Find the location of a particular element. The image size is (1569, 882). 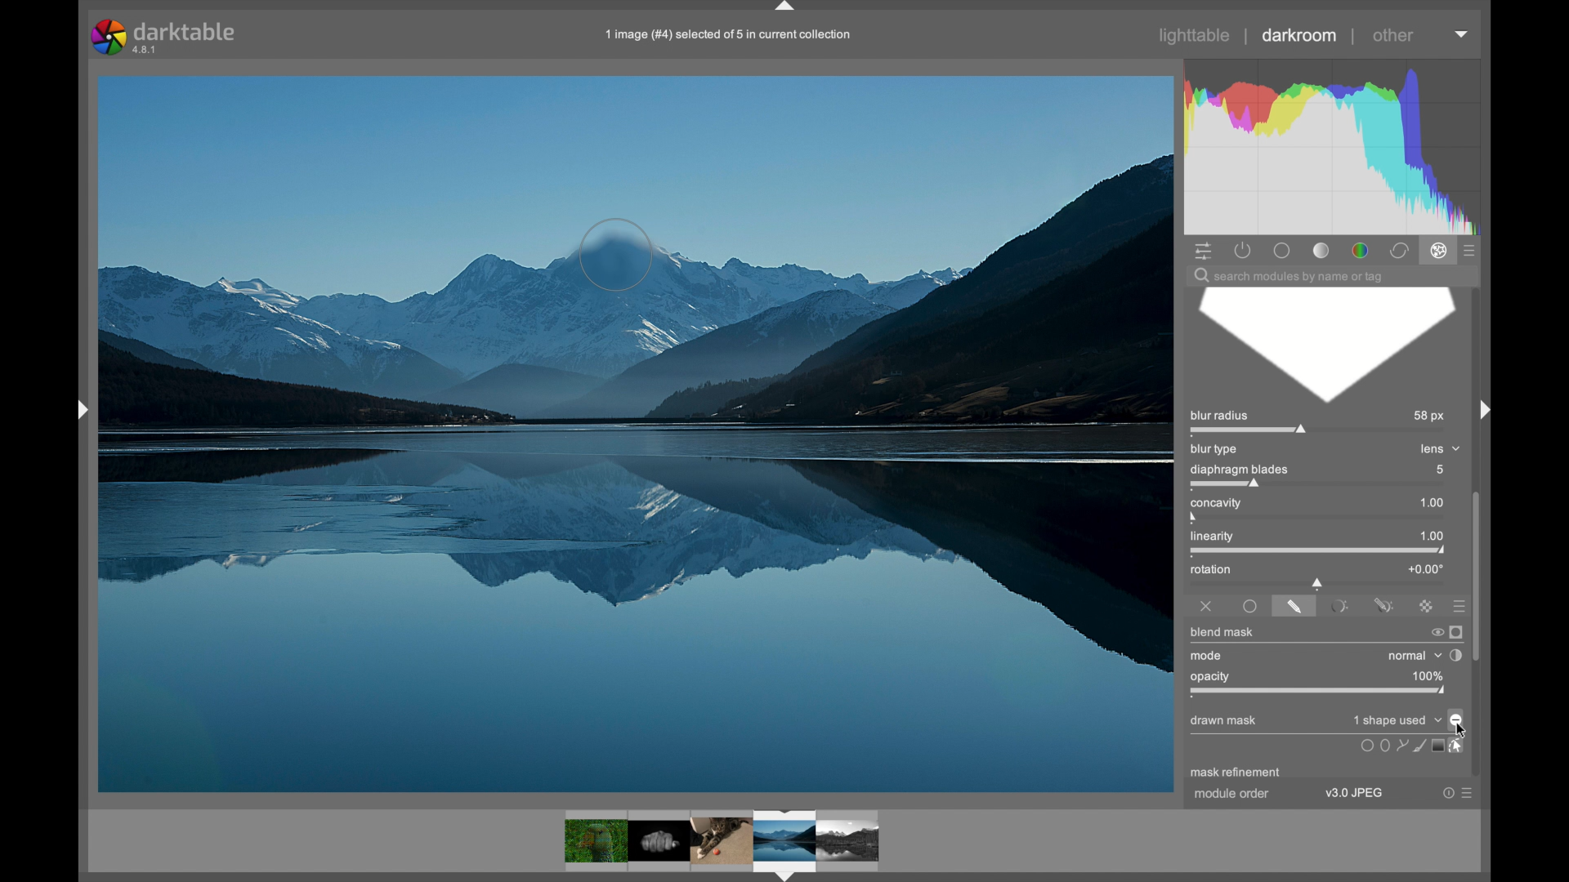

show active modules only is located at coordinates (1242, 250).